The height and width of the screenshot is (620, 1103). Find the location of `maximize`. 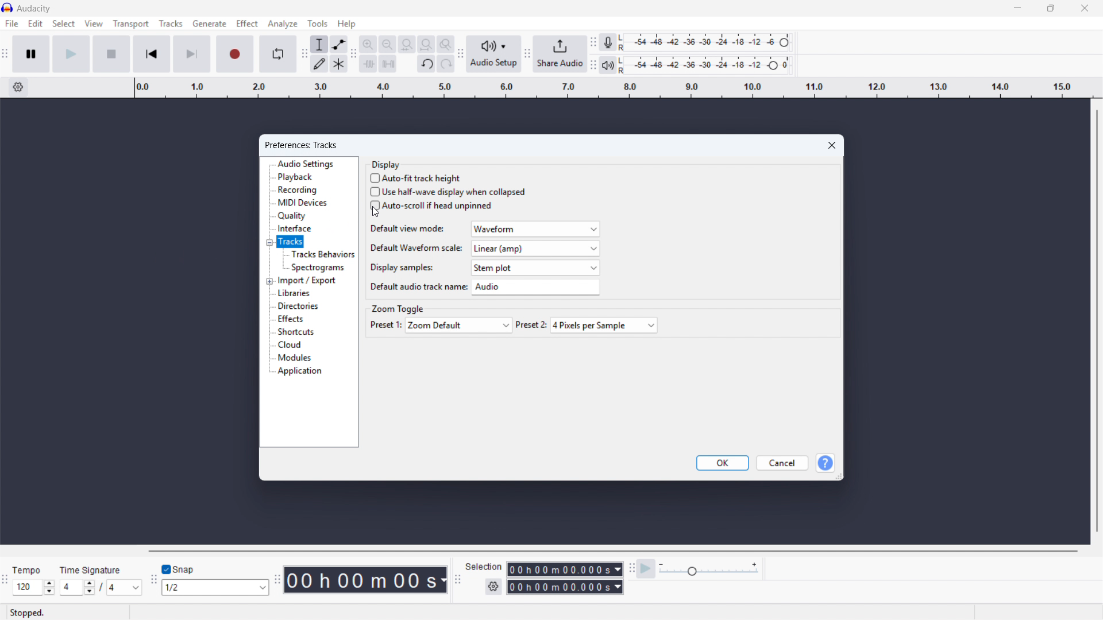

maximize is located at coordinates (1050, 9).